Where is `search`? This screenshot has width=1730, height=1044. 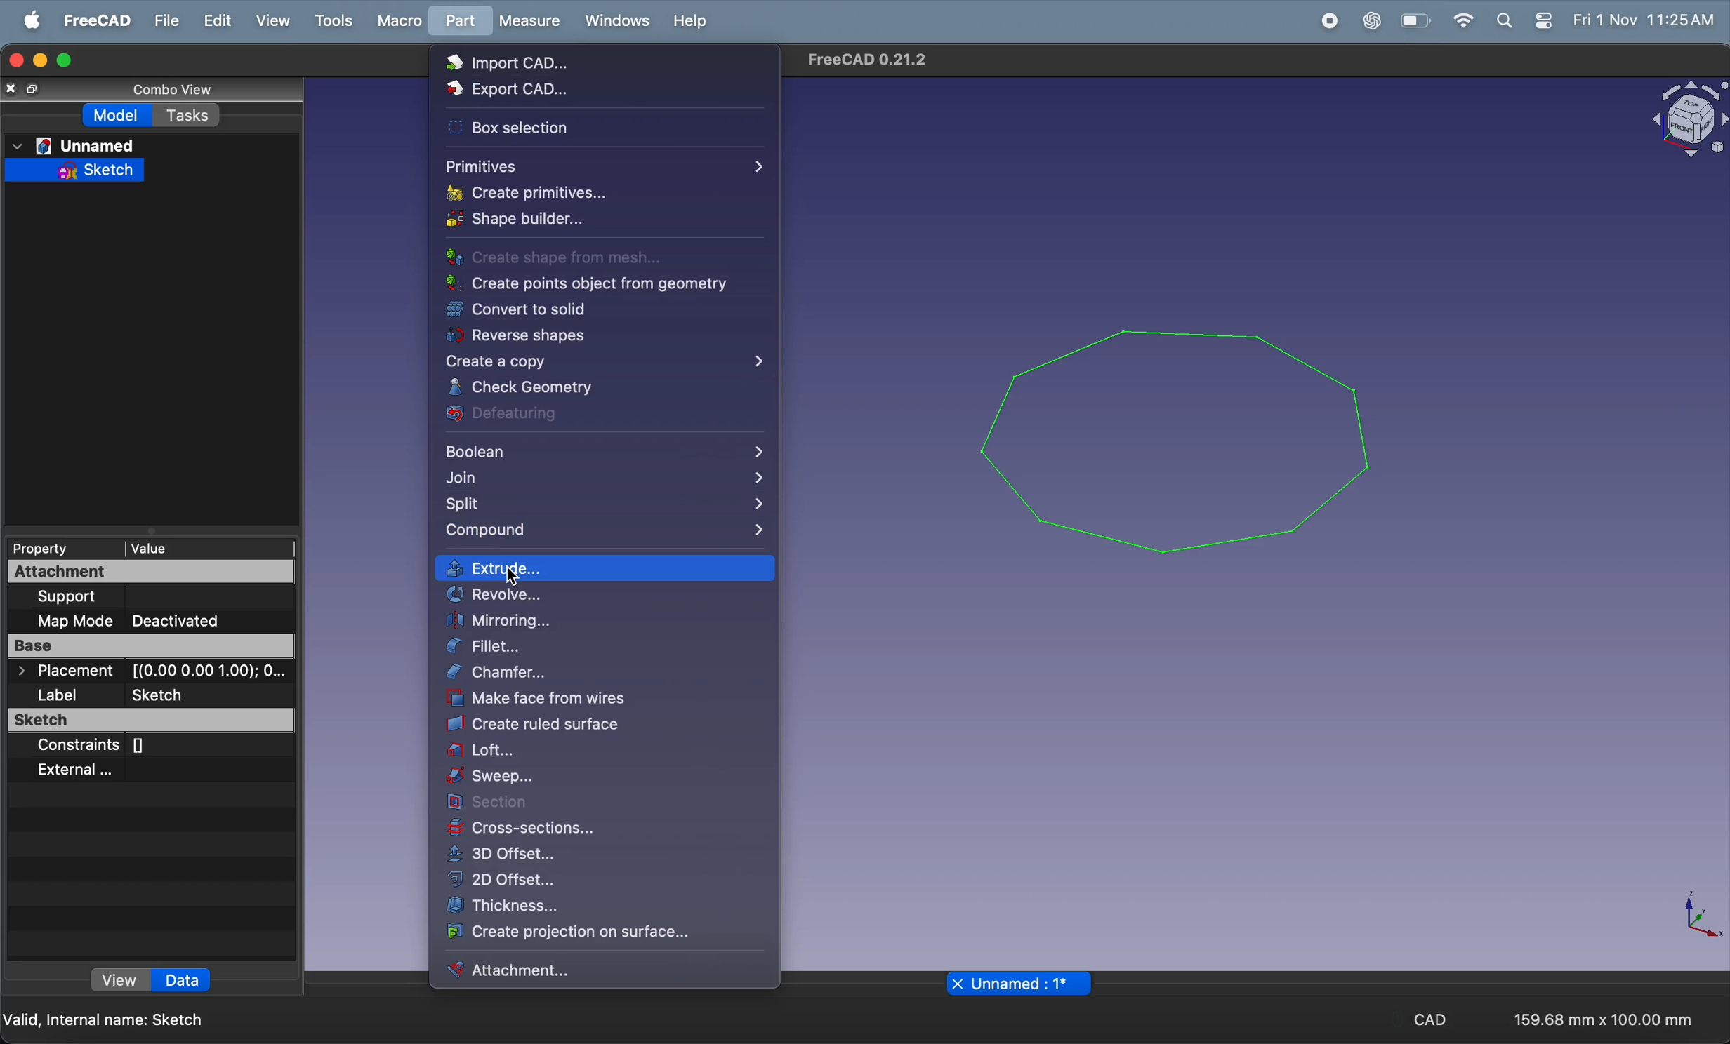 search is located at coordinates (1504, 20).